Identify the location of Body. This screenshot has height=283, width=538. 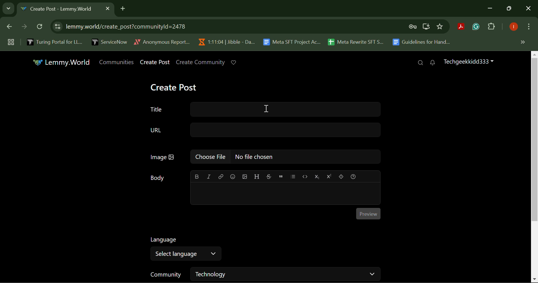
(157, 178).